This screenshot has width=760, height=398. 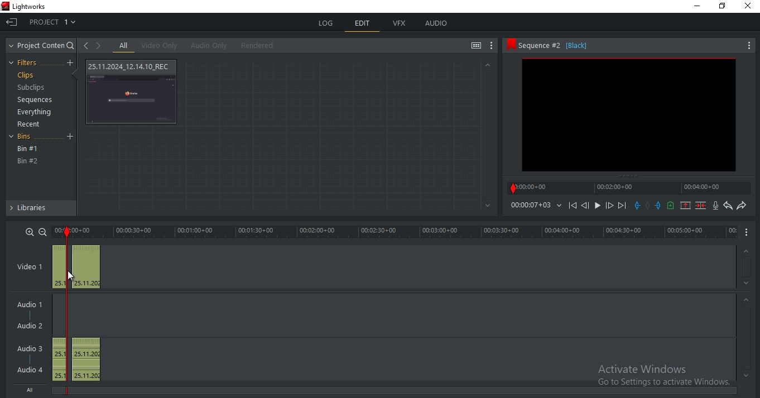 I want to click on timeline, so click(x=631, y=188).